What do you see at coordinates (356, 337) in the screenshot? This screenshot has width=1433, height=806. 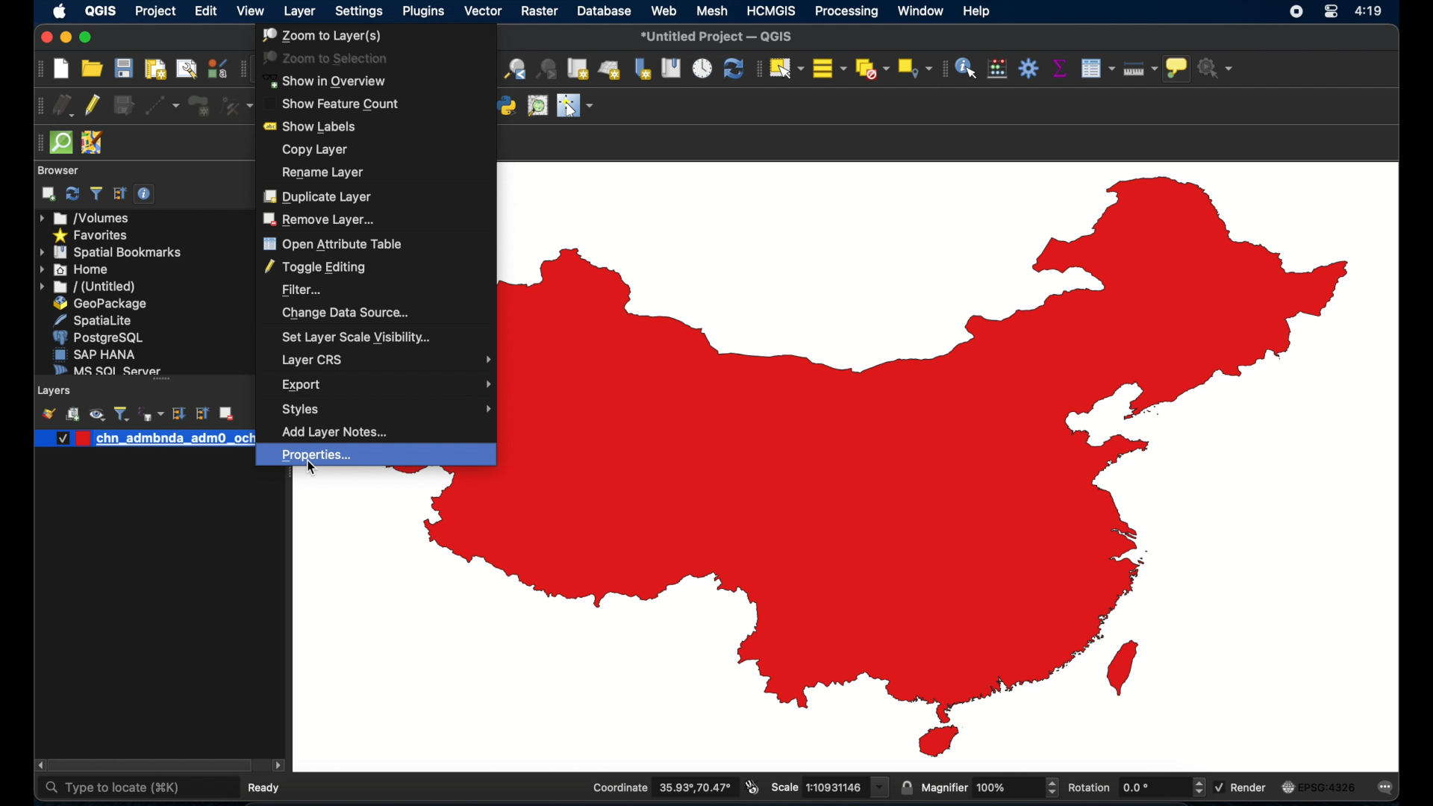 I see `set layer. scale visibility` at bounding box center [356, 337].